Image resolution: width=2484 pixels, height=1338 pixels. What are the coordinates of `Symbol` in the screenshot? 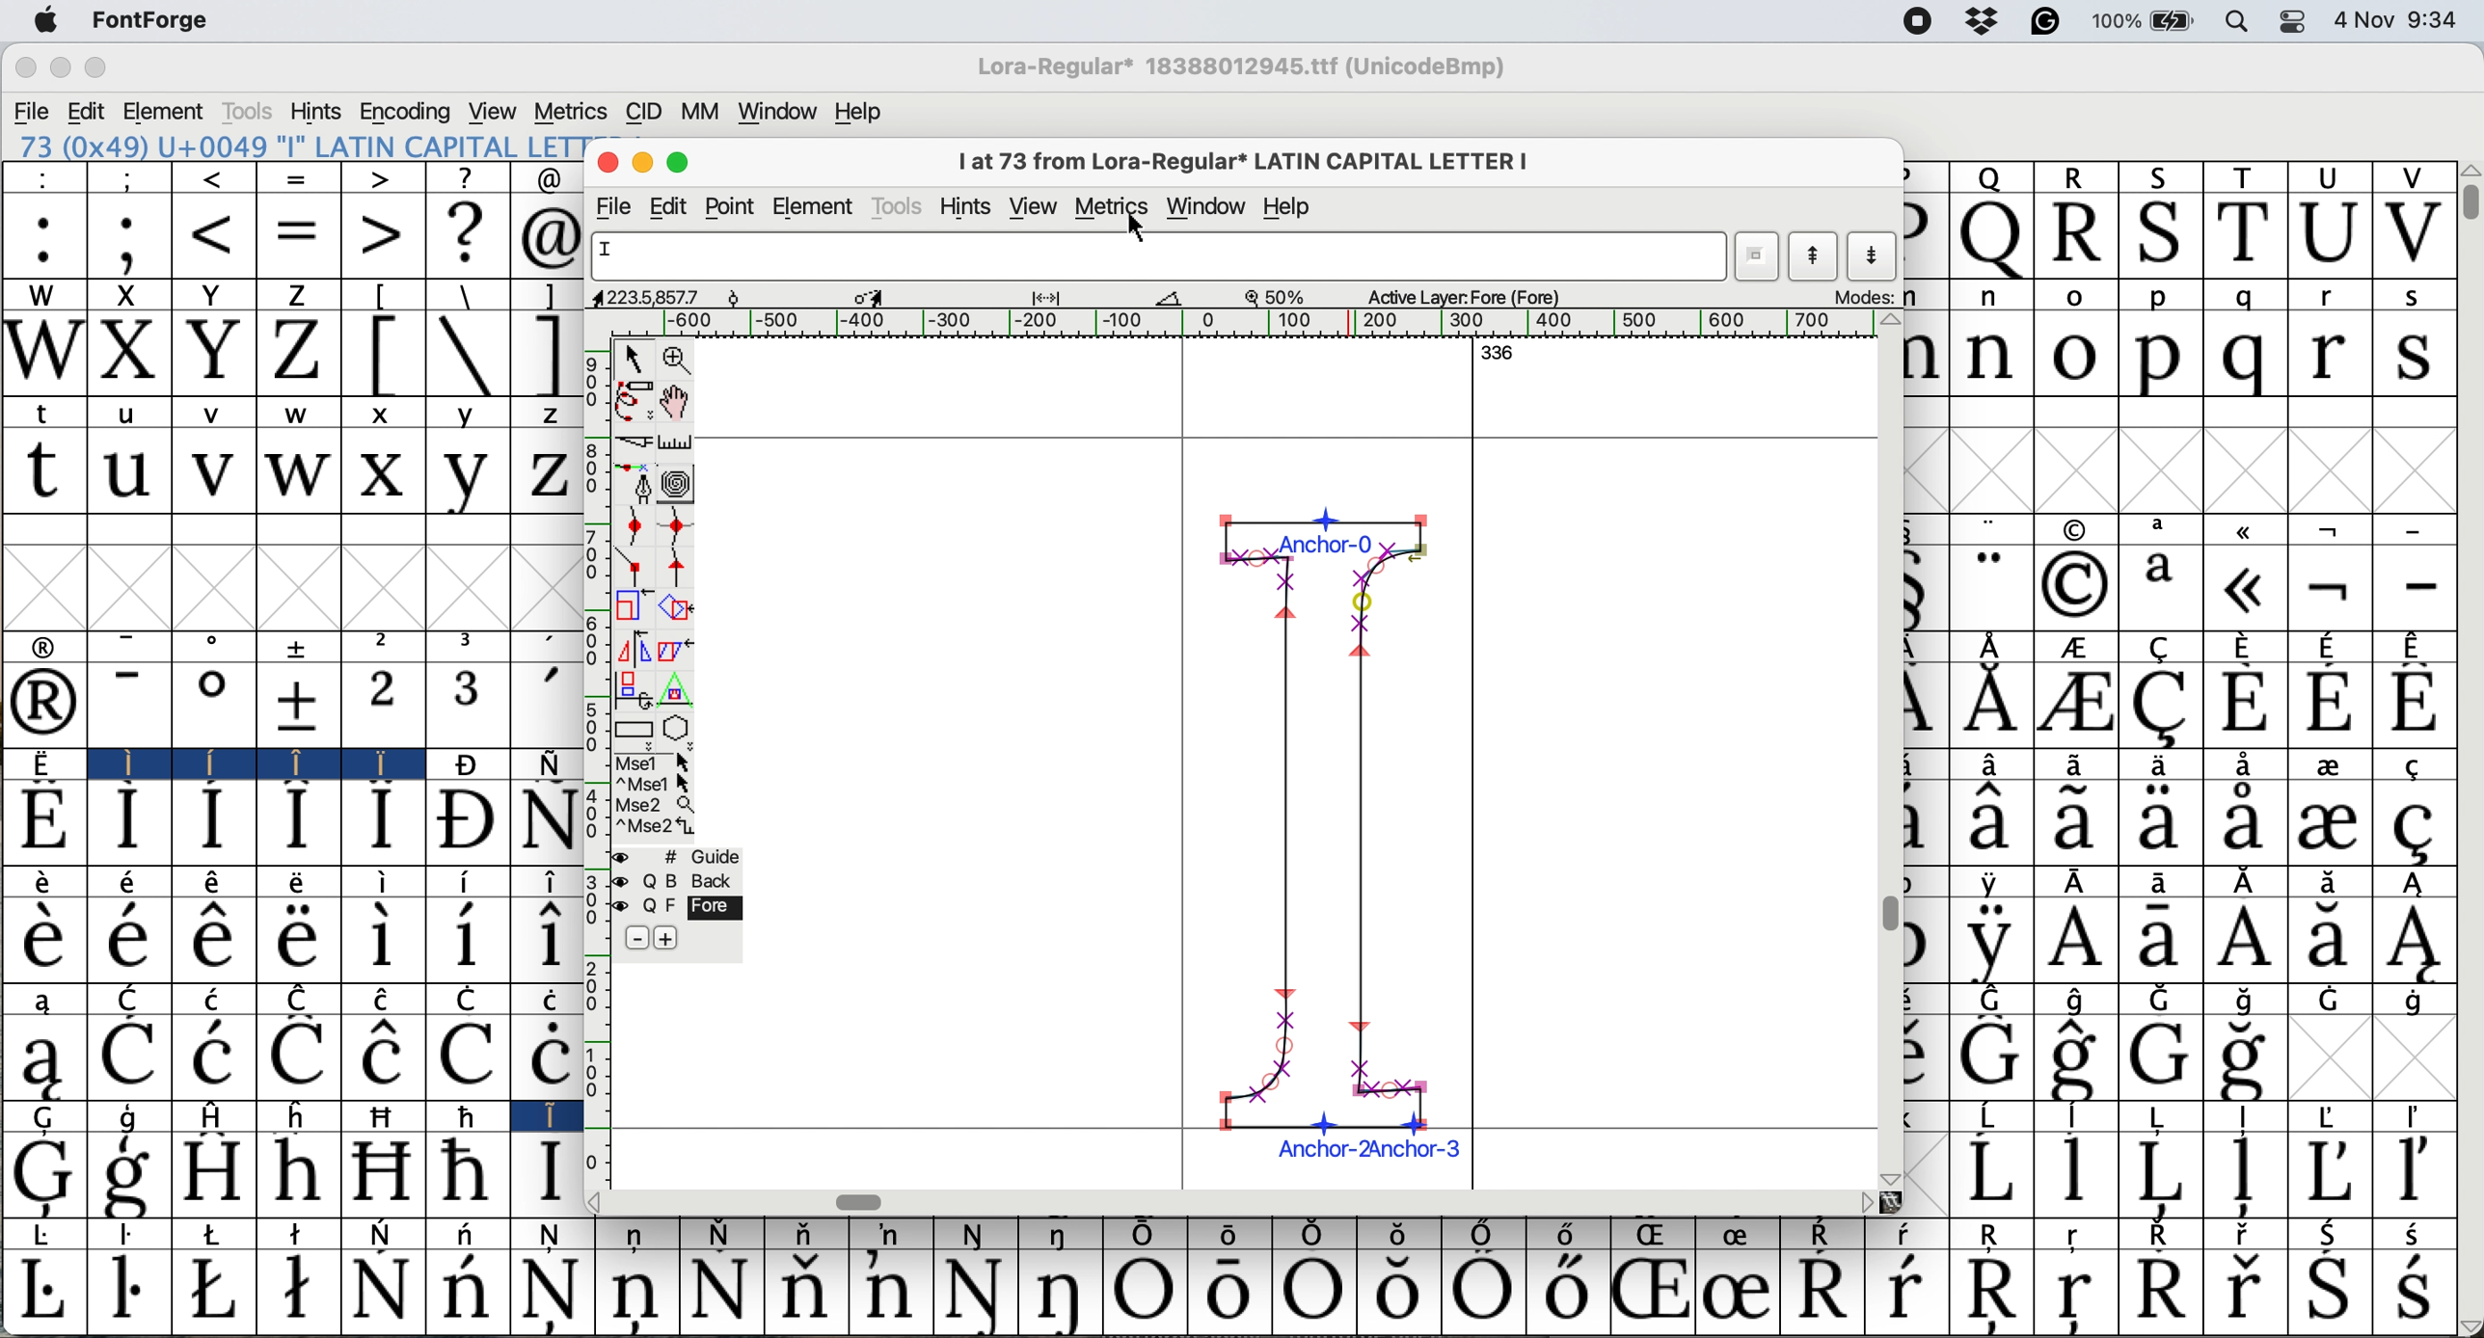 It's located at (1649, 1293).